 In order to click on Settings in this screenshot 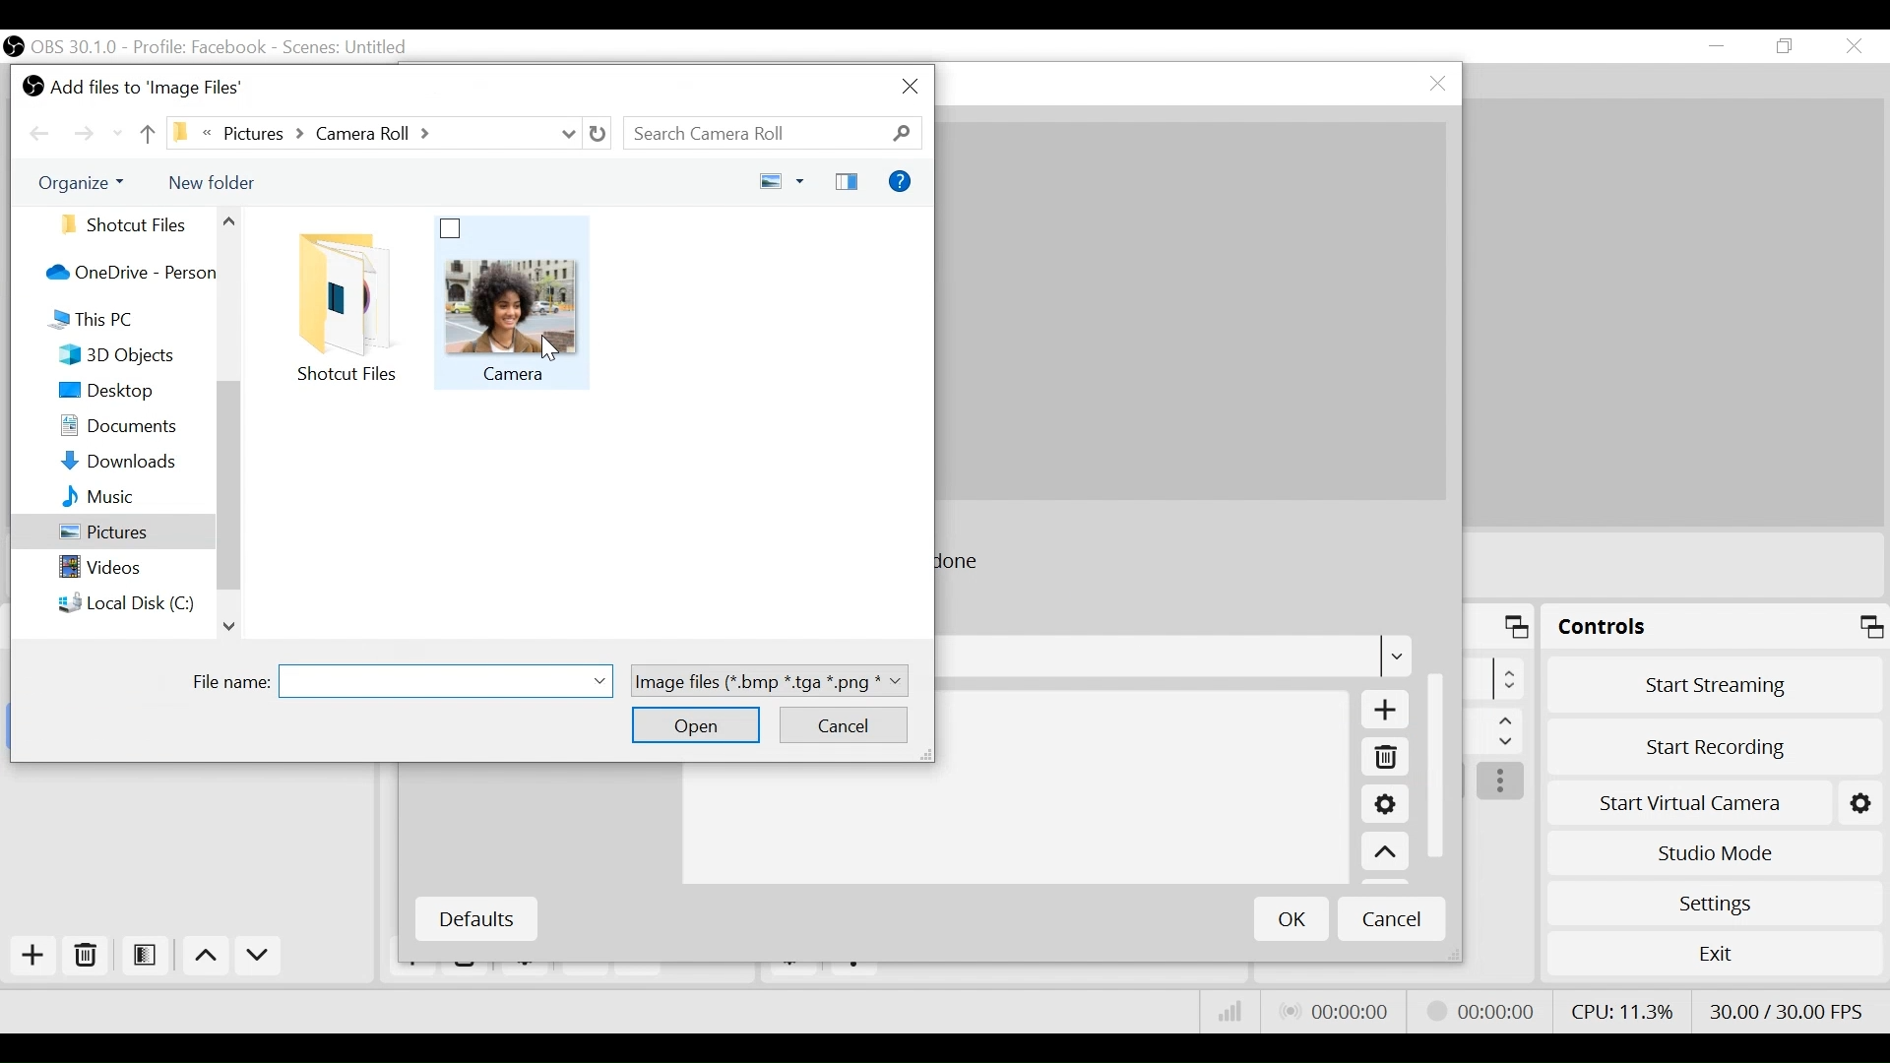, I will do `click(1714, 903)`.